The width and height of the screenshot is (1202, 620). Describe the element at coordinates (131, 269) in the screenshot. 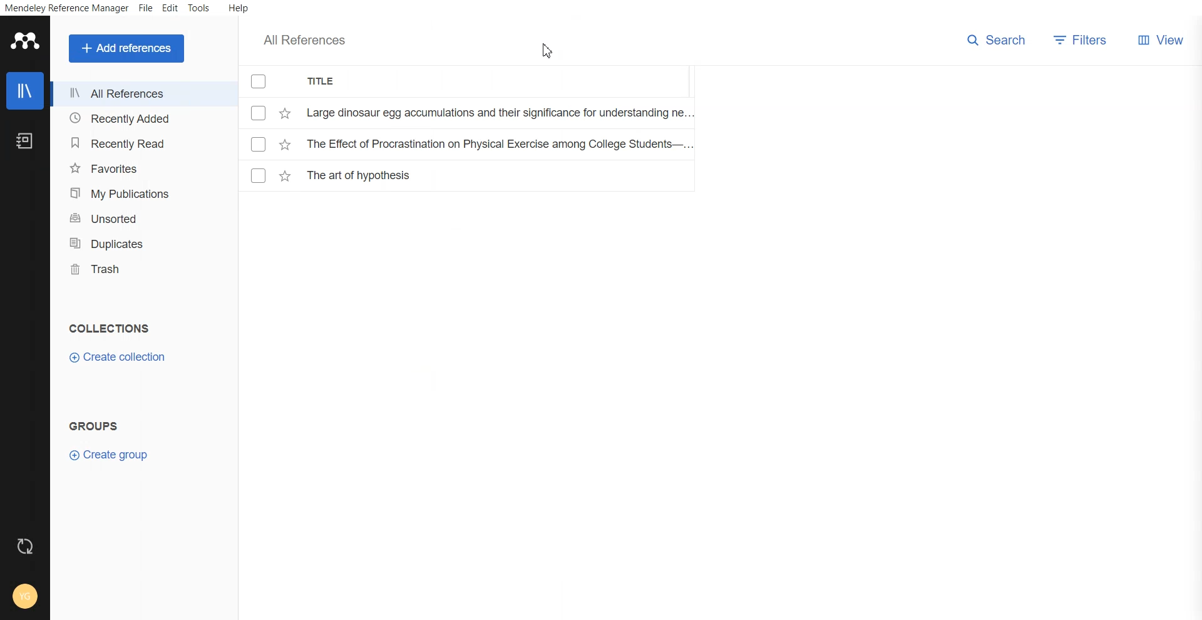

I see `Trash` at that location.